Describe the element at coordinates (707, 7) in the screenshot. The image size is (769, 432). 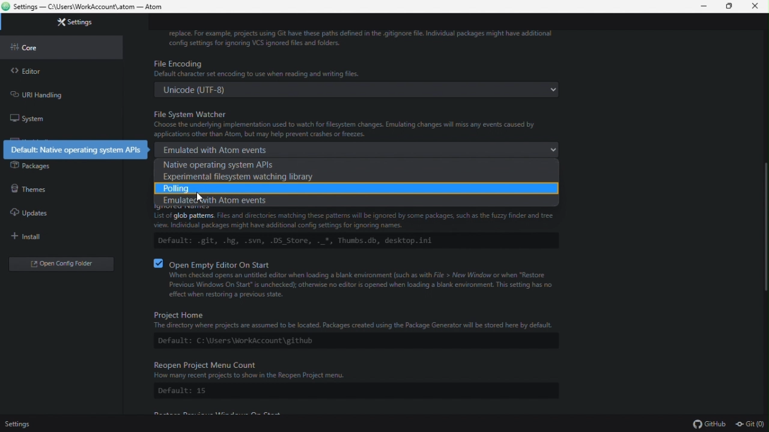
I see `minimize` at that location.